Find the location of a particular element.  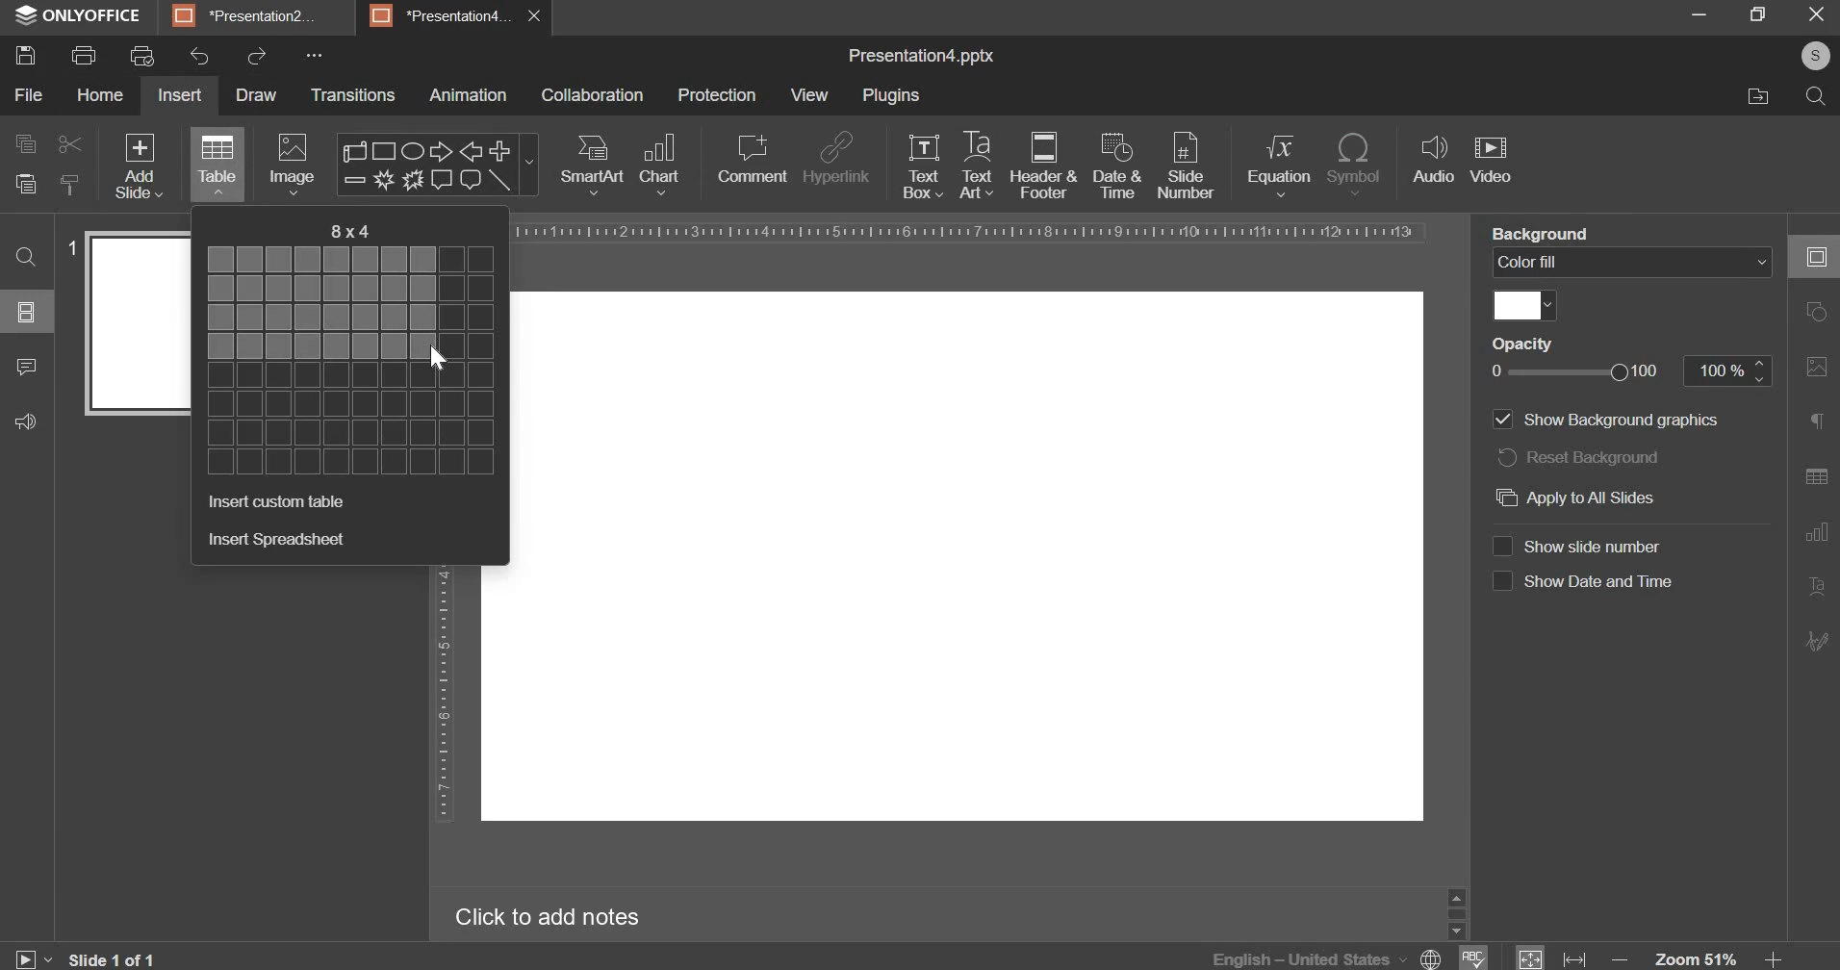

print preview is located at coordinates (142, 57).